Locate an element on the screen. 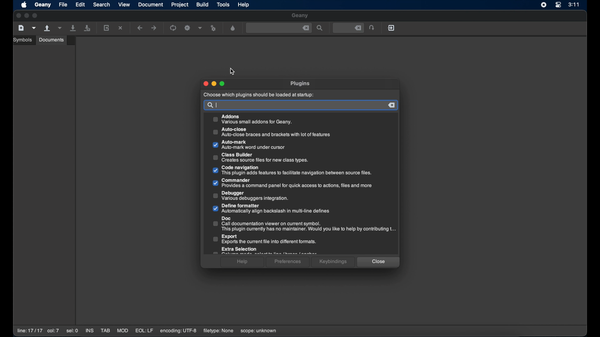 The image size is (600, 337). preferences is located at coordinates (288, 262).